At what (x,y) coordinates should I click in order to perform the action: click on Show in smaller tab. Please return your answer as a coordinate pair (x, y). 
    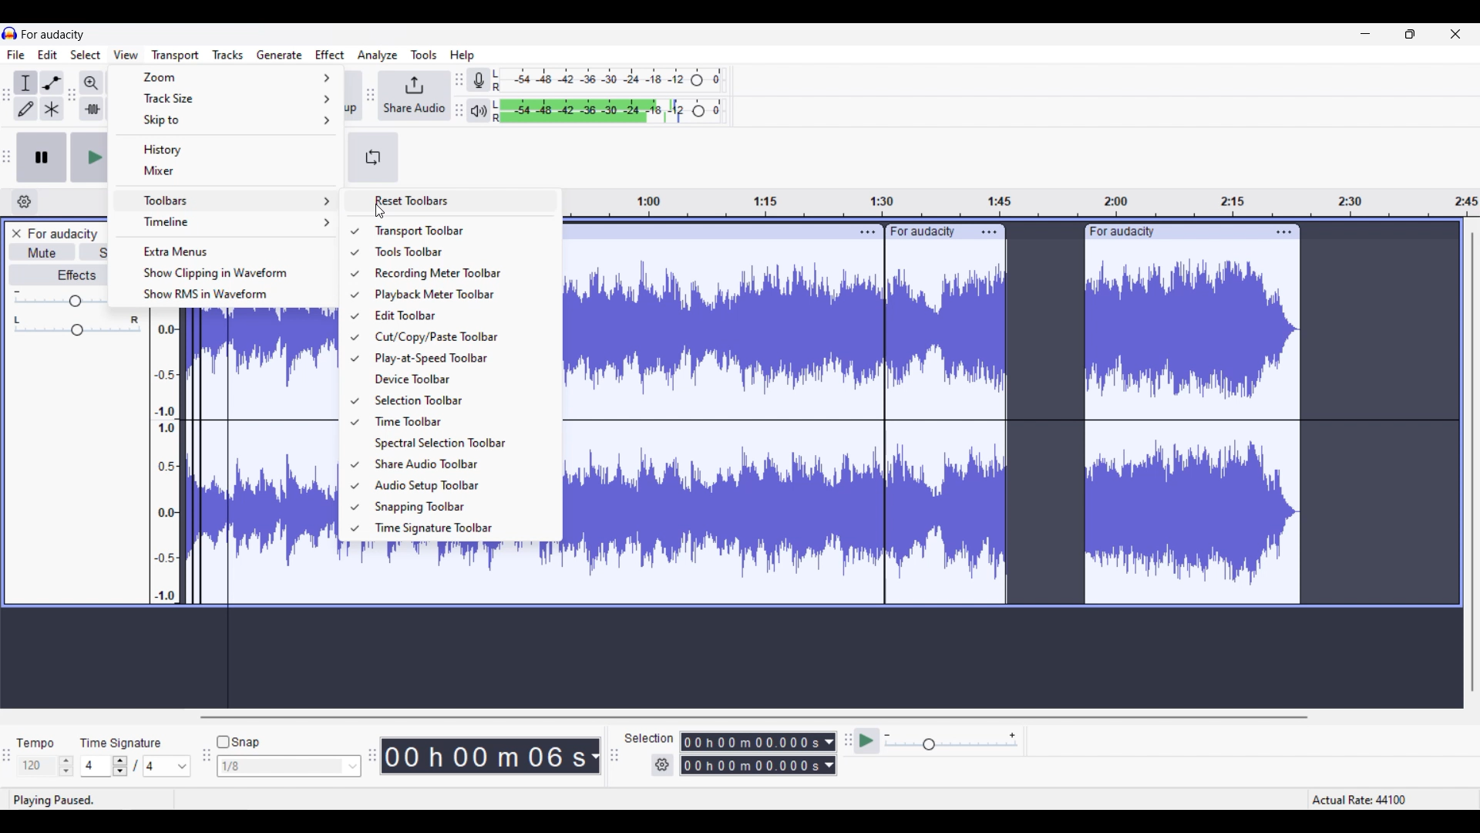
    Looking at the image, I should click on (1410, 34).